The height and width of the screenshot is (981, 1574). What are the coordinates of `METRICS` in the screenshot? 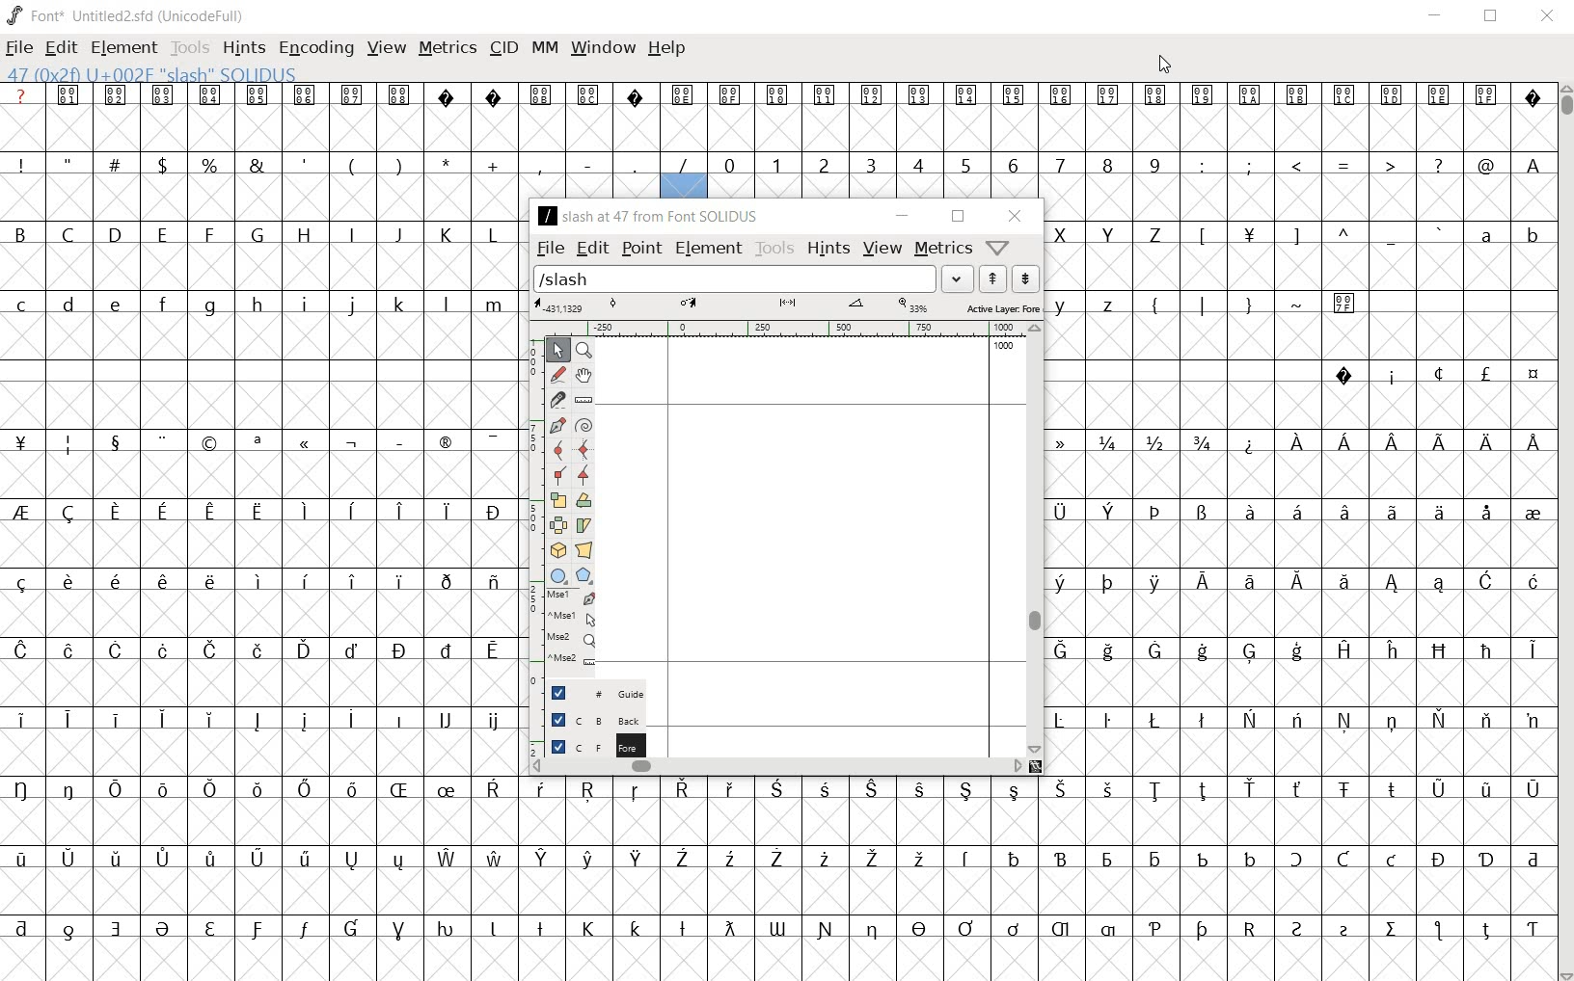 It's located at (445, 51).